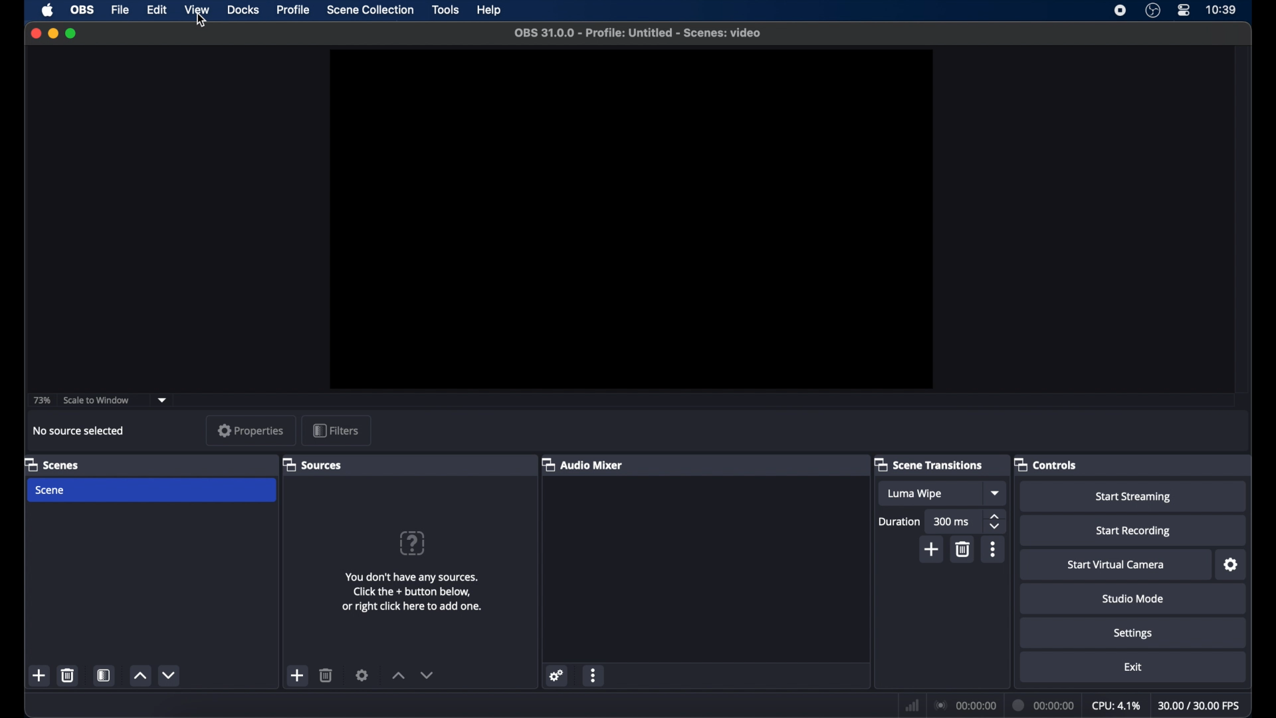 The width and height of the screenshot is (1276, 718). I want to click on scenes, so click(53, 464).